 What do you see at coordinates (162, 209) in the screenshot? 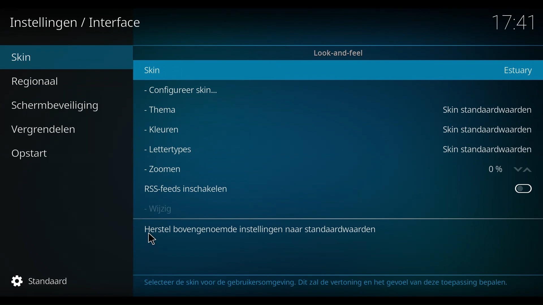
I see `Wijzig` at bounding box center [162, 209].